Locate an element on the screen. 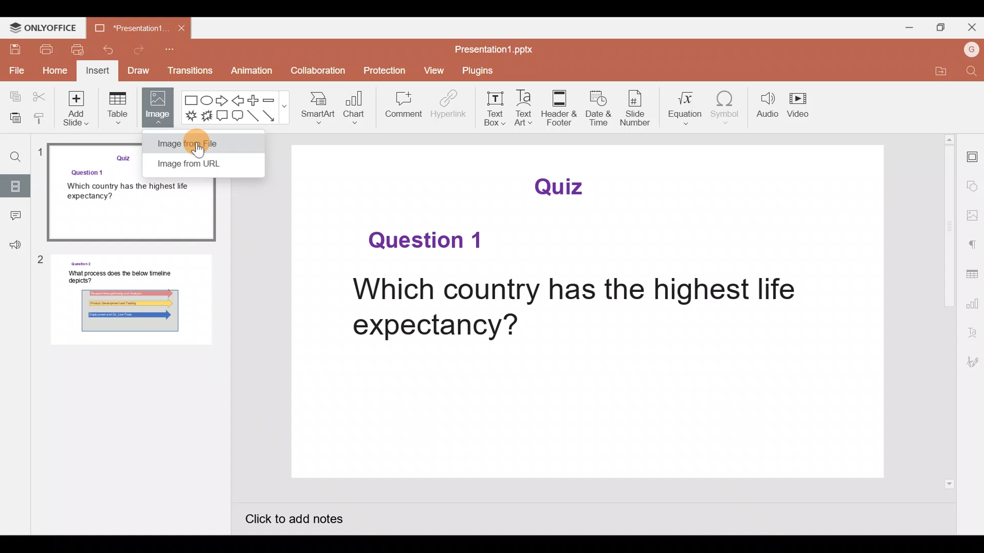 The width and height of the screenshot is (984, 553). Image is located at coordinates (157, 109).